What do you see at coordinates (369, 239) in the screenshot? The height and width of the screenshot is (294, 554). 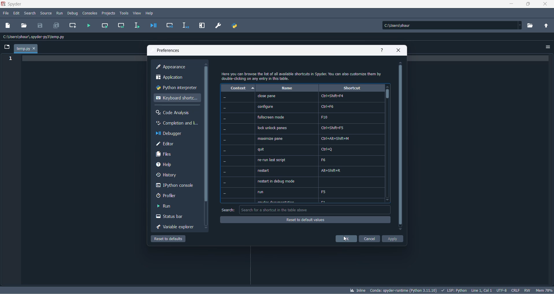 I see `cancel` at bounding box center [369, 239].